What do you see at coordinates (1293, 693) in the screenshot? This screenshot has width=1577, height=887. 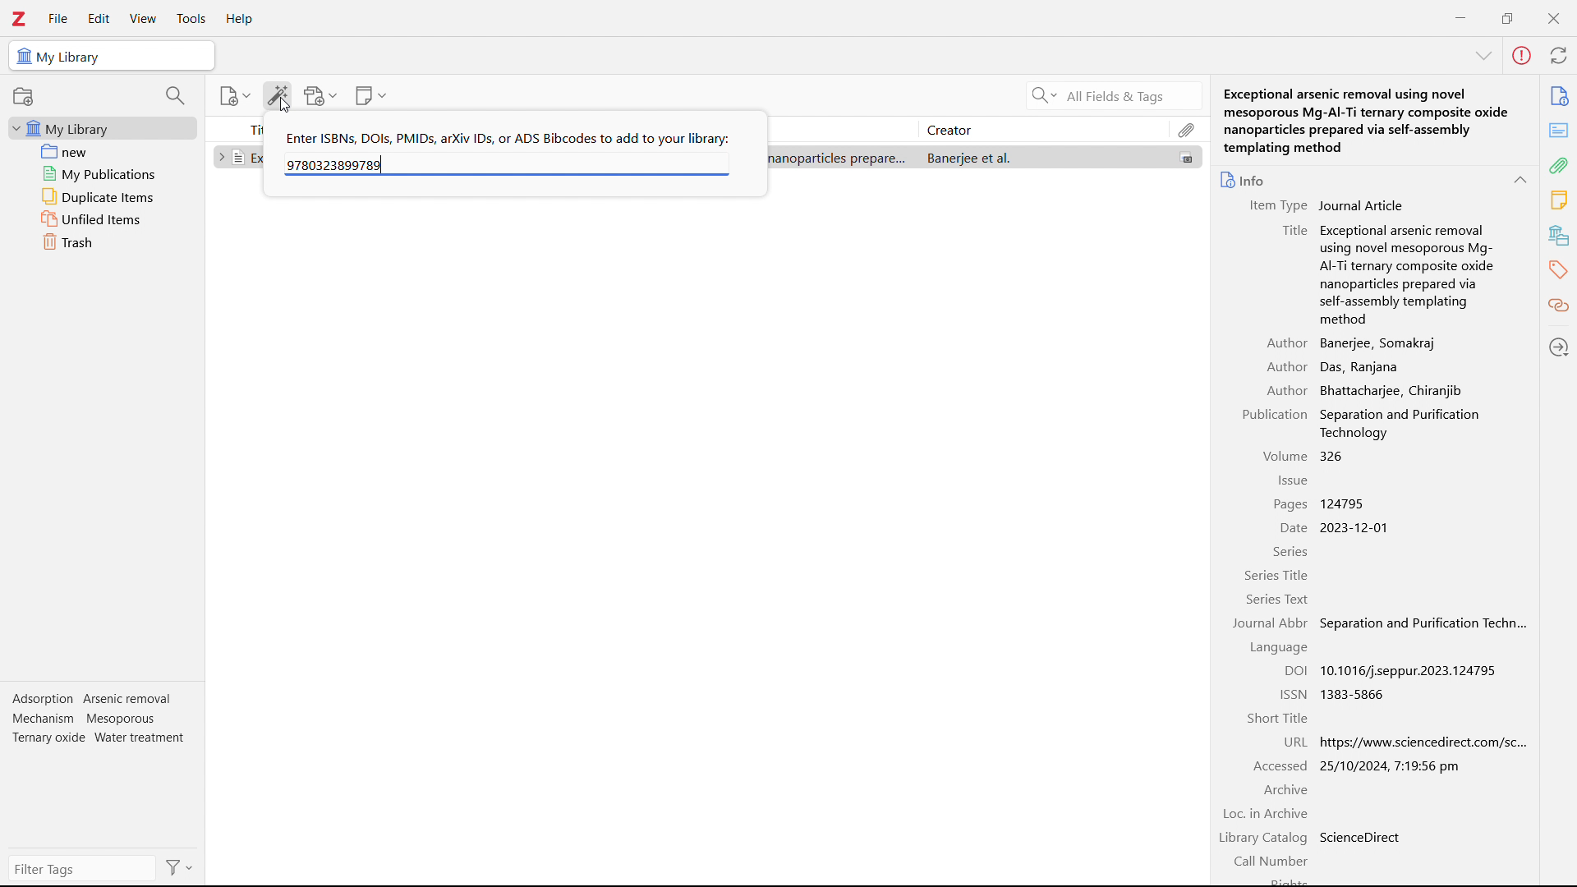 I see `ISSN` at bounding box center [1293, 693].